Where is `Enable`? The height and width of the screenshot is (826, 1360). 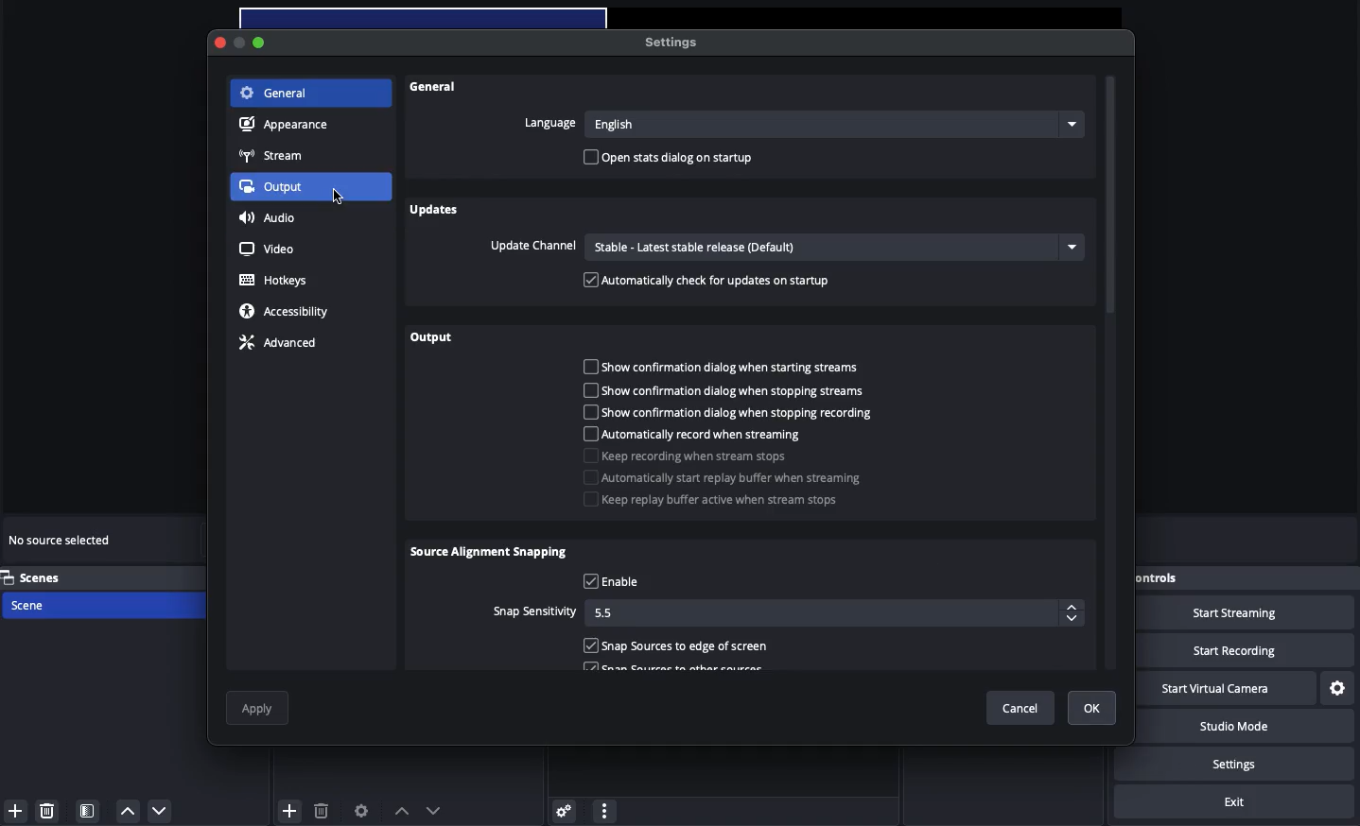
Enable is located at coordinates (617, 581).